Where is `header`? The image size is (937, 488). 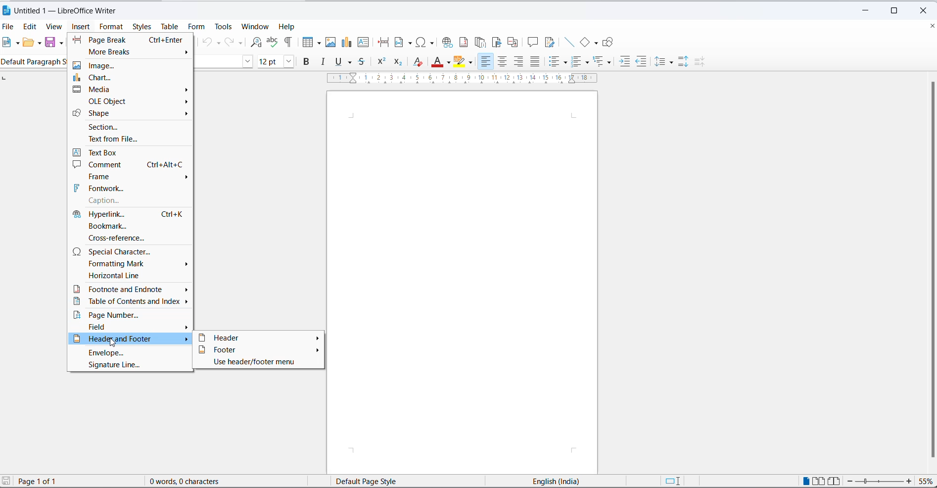 header is located at coordinates (257, 337).